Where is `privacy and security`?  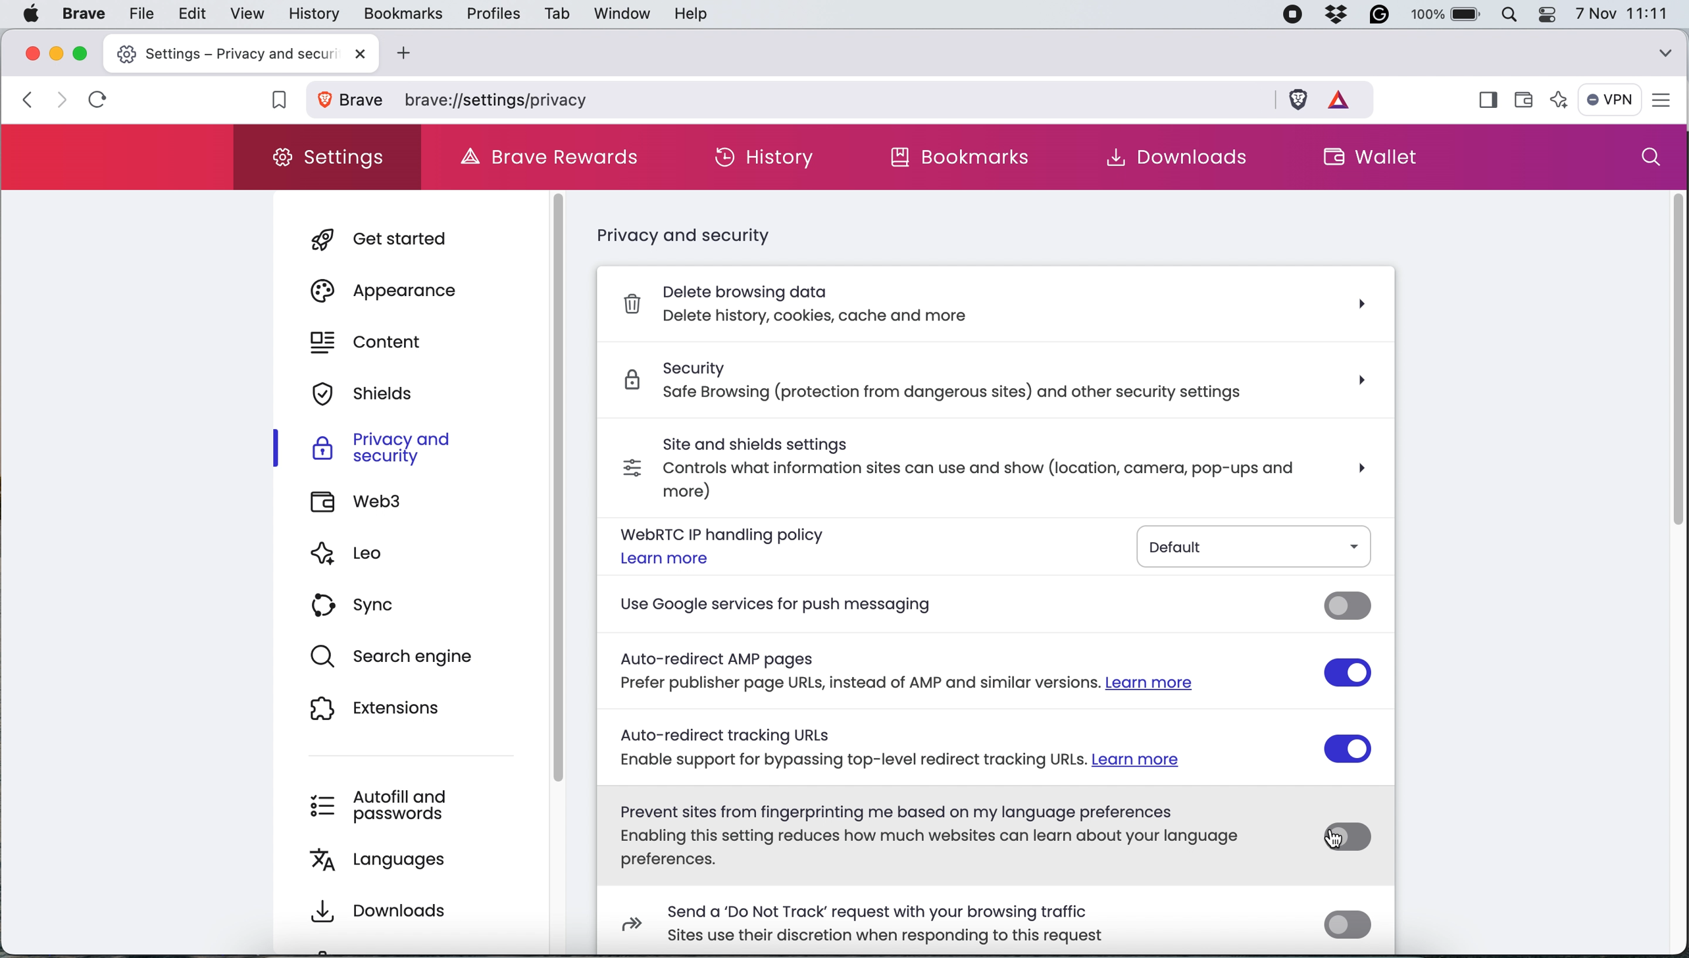
privacy and security is located at coordinates (697, 234).